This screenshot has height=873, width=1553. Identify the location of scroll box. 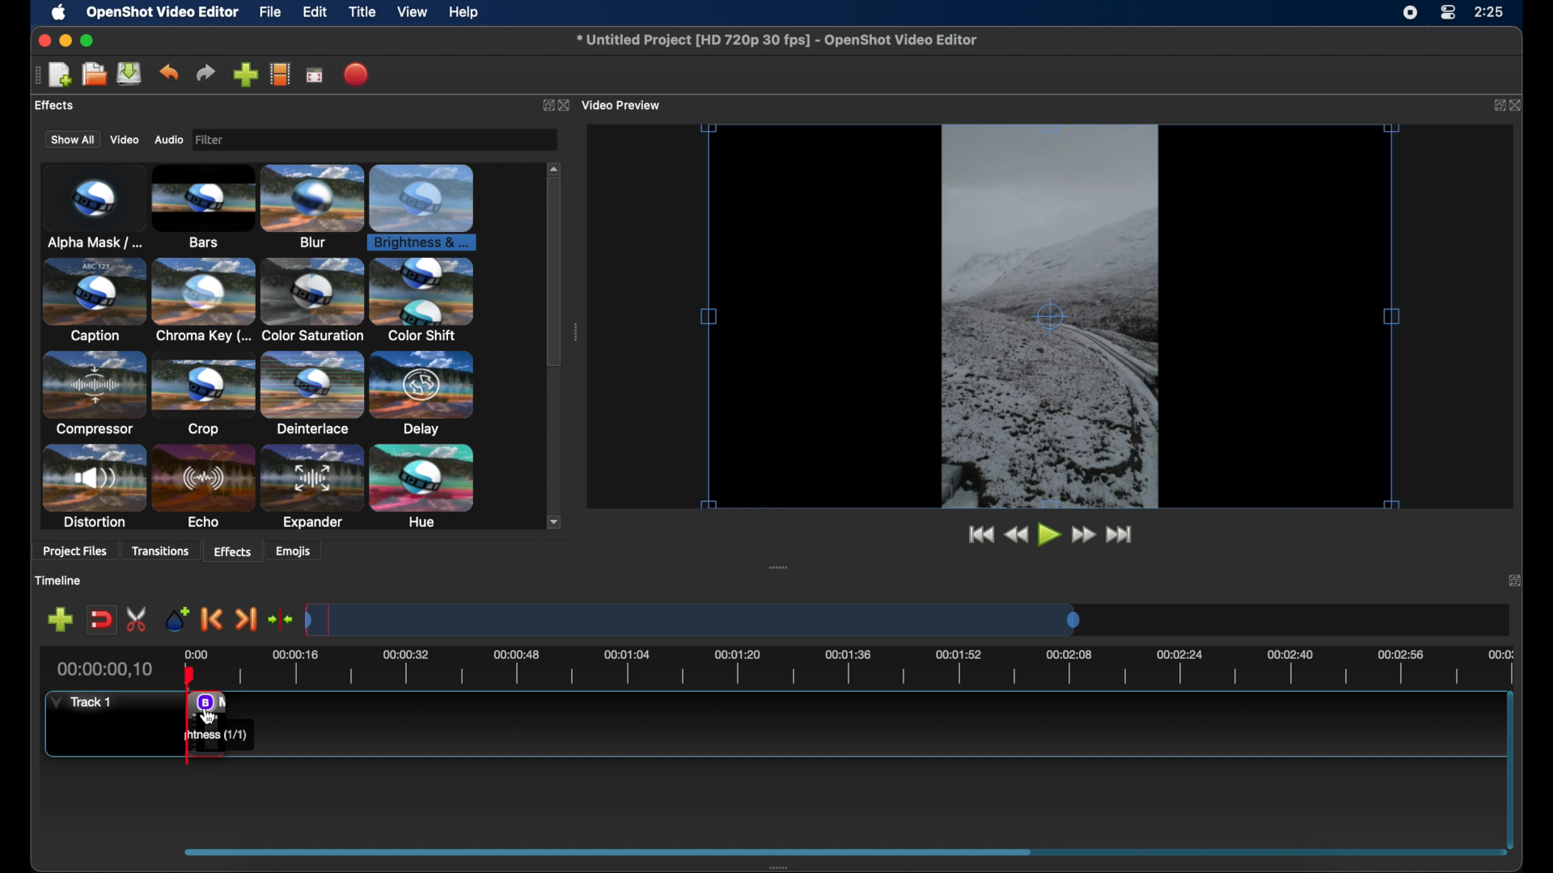
(554, 275).